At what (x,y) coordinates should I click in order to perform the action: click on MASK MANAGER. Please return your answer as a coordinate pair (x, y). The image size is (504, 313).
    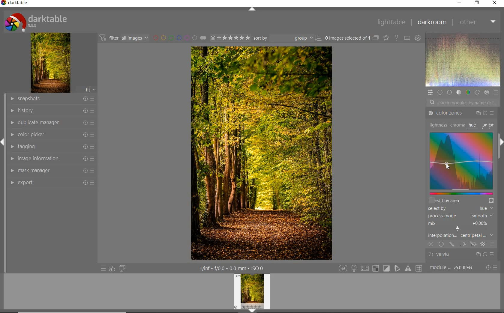
    Looking at the image, I should click on (51, 171).